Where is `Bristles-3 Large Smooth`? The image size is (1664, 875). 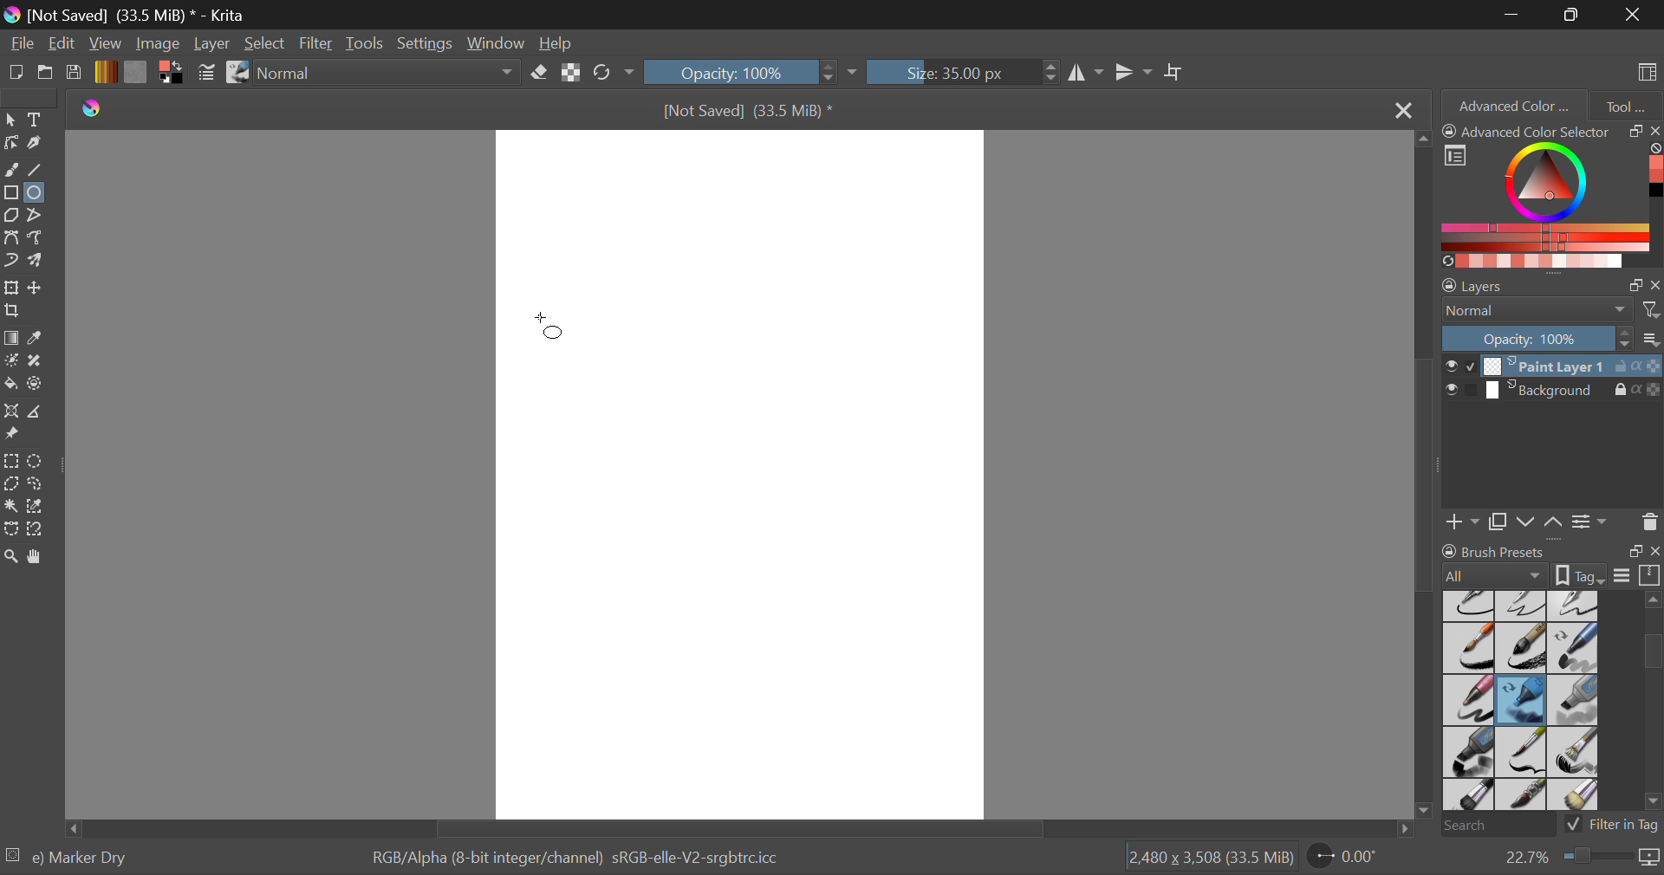 Bristles-3 Large Smooth is located at coordinates (1467, 796).